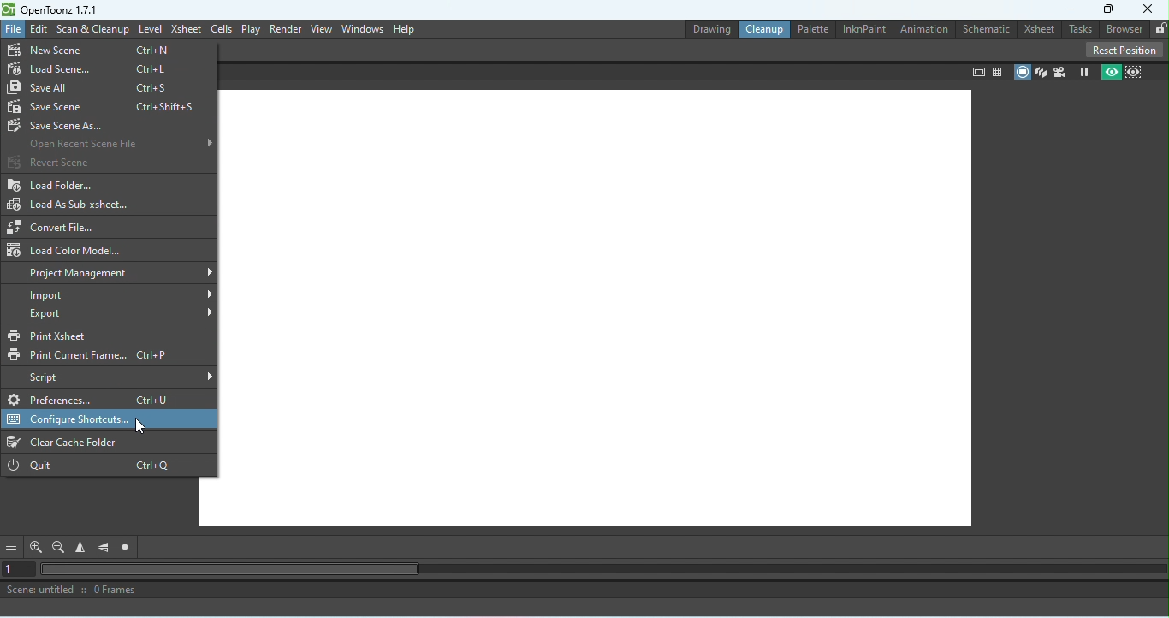 This screenshot has width=1169, height=618. What do you see at coordinates (119, 271) in the screenshot?
I see `Project management` at bounding box center [119, 271].